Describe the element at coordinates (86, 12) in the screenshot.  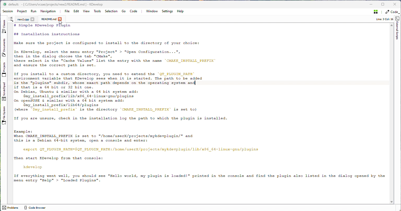
I see `View` at that location.